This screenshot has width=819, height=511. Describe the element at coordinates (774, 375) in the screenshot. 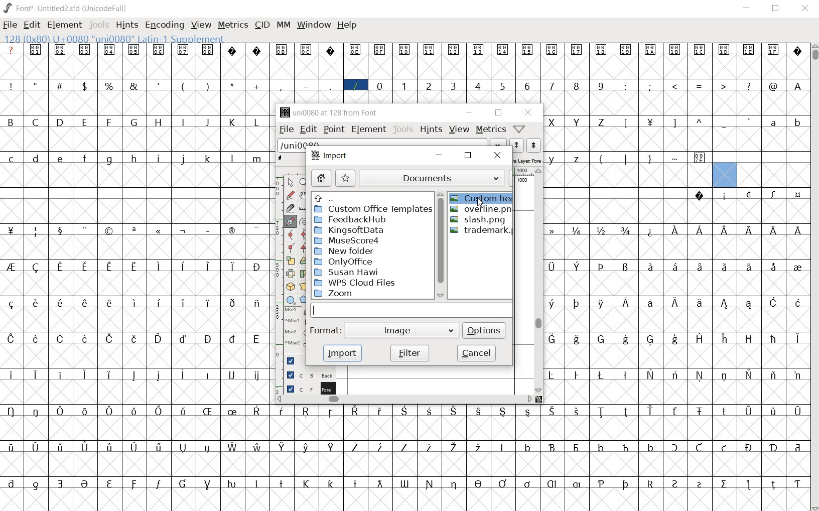

I see `glyph` at that location.